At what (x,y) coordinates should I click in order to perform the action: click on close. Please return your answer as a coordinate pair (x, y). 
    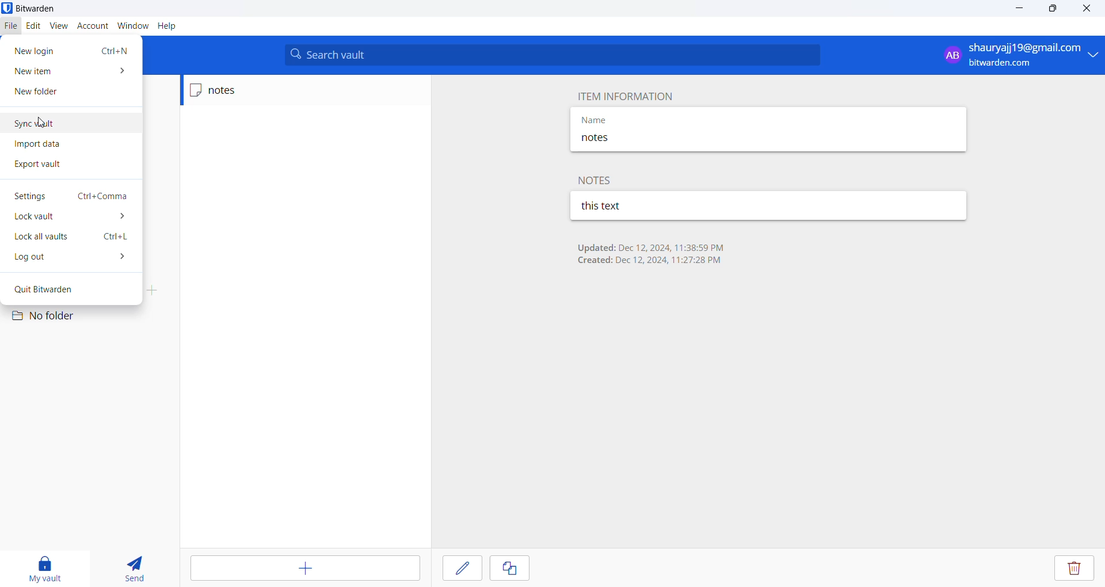
    Looking at the image, I should click on (1083, 9).